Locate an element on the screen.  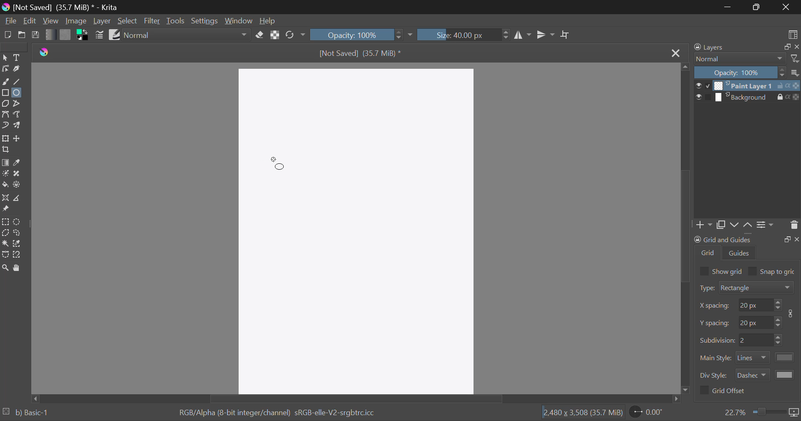
Edit Shapes is located at coordinates (5, 68).